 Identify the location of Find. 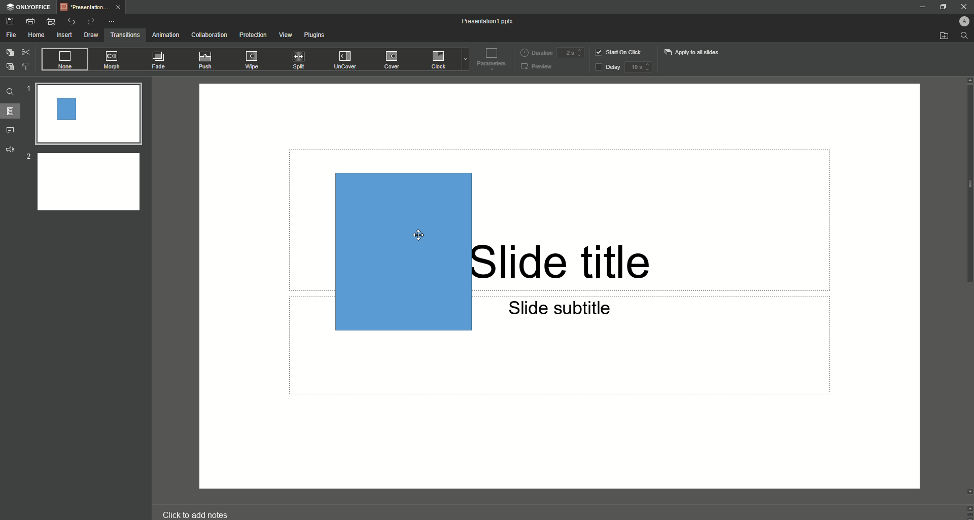
(9, 91).